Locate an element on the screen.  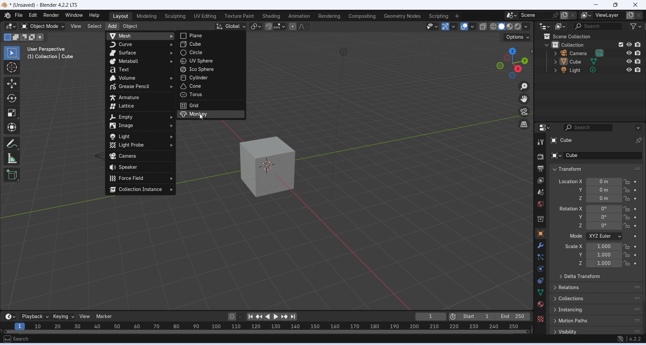
visibility is located at coordinates (597, 331).